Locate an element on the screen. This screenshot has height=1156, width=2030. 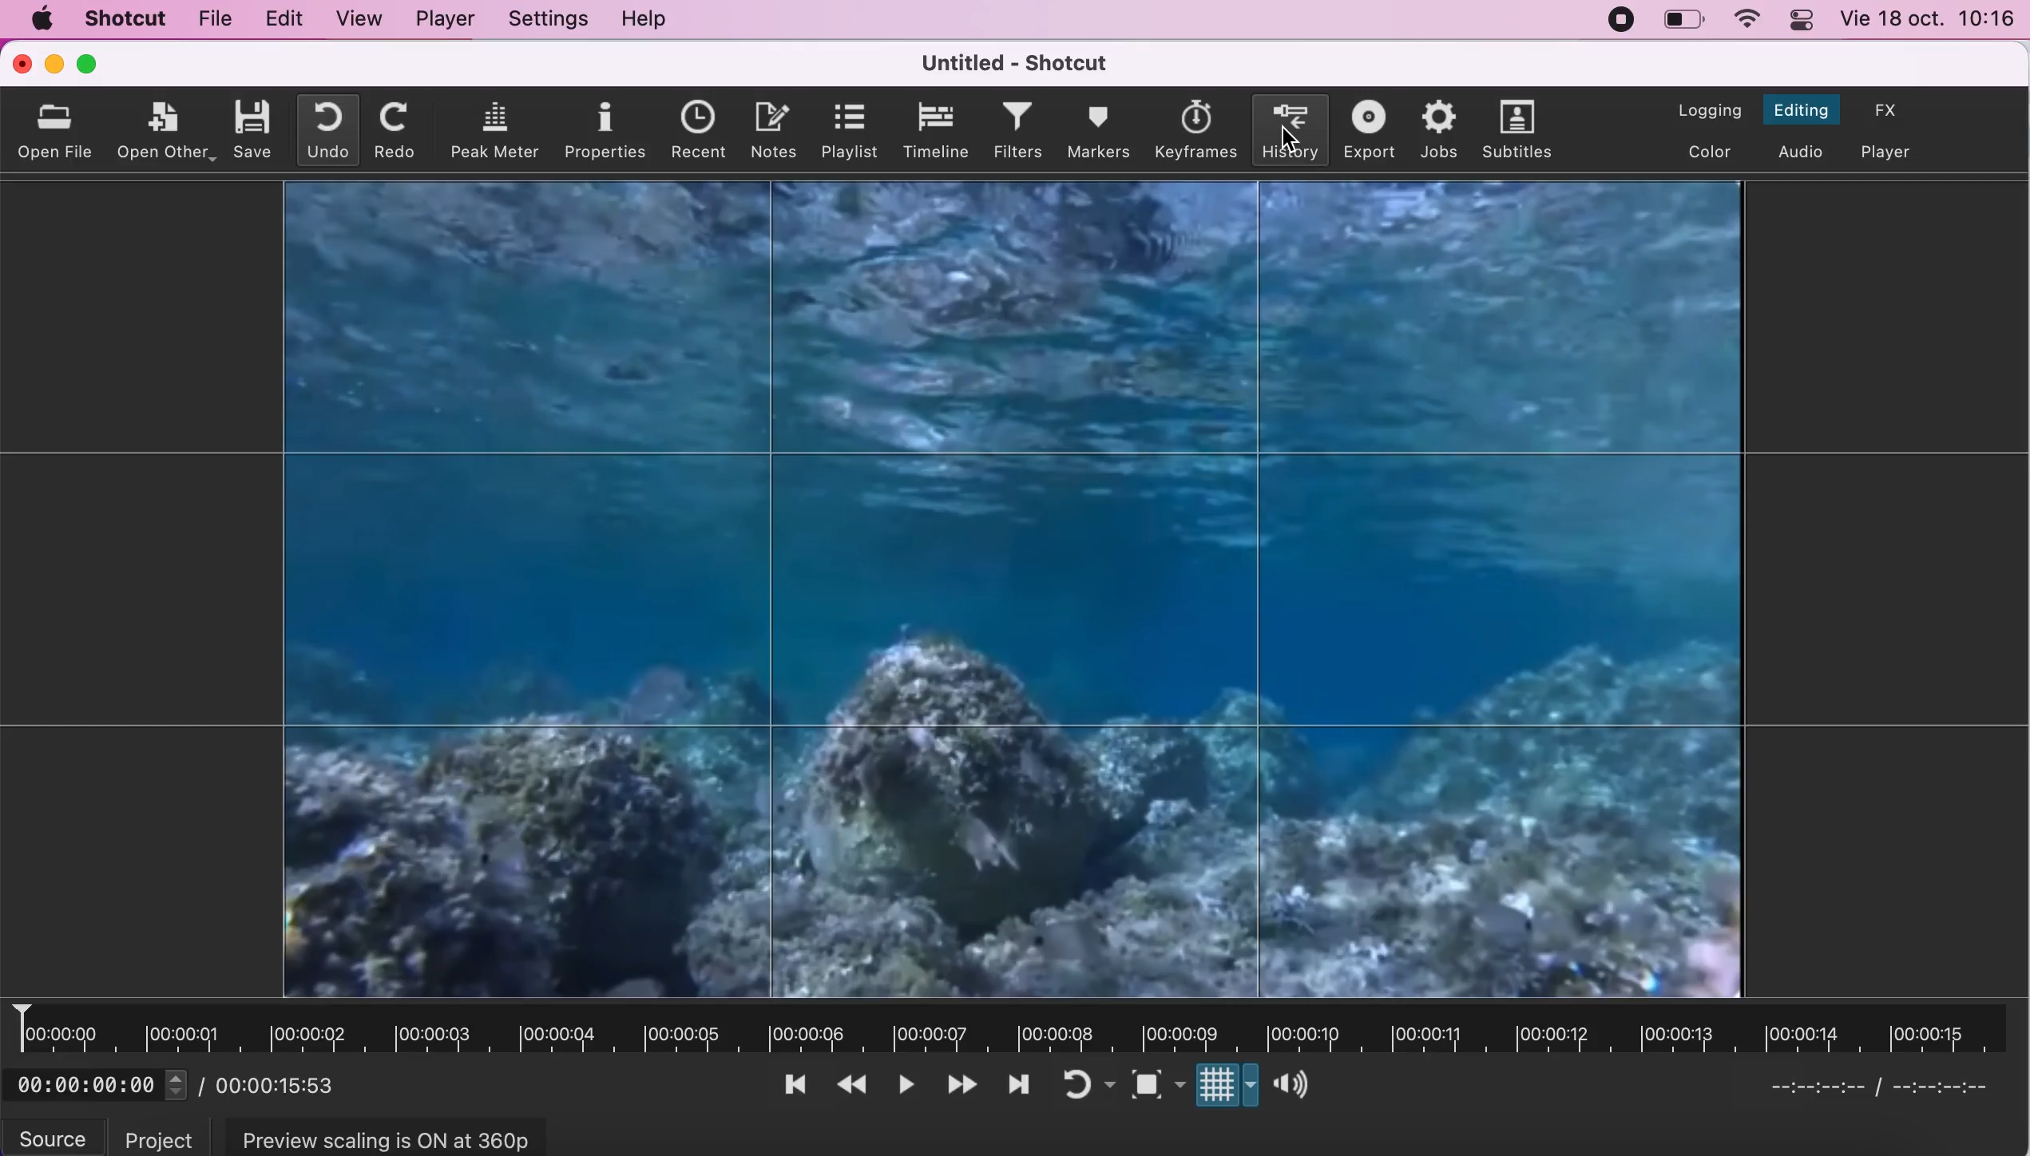
playlist is located at coordinates (847, 131).